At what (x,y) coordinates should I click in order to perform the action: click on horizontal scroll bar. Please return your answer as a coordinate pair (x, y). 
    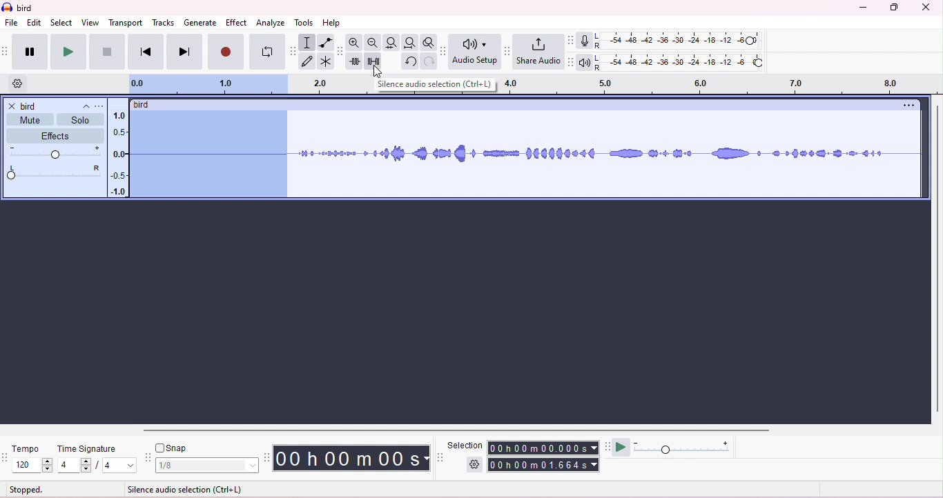
    Looking at the image, I should click on (461, 432).